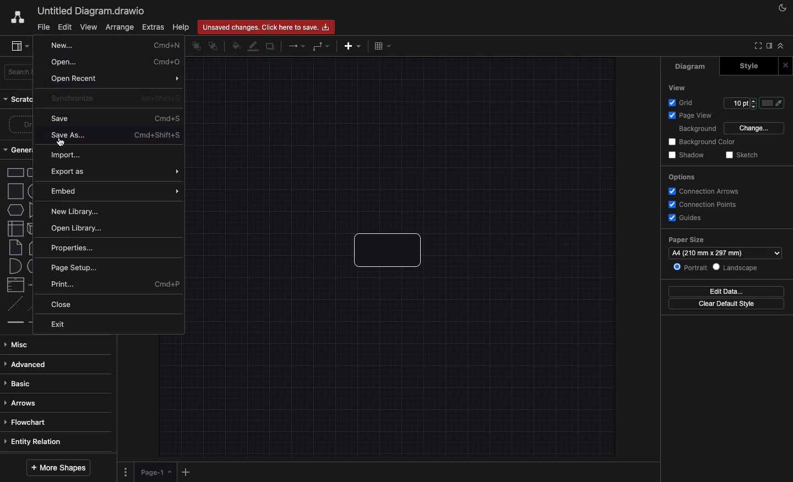 The image size is (793, 482). What do you see at coordinates (113, 98) in the screenshot?
I see `Synchronize` at bounding box center [113, 98].